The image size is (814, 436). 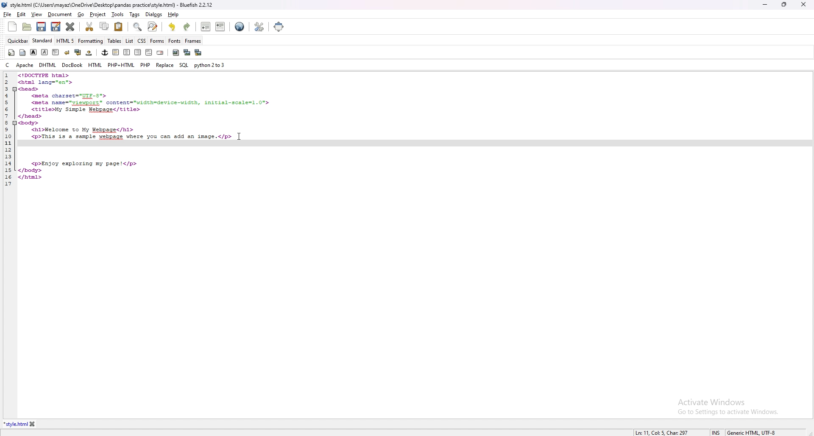 I want to click on Generic HTML UTF-8, so click(x=753, y=432).